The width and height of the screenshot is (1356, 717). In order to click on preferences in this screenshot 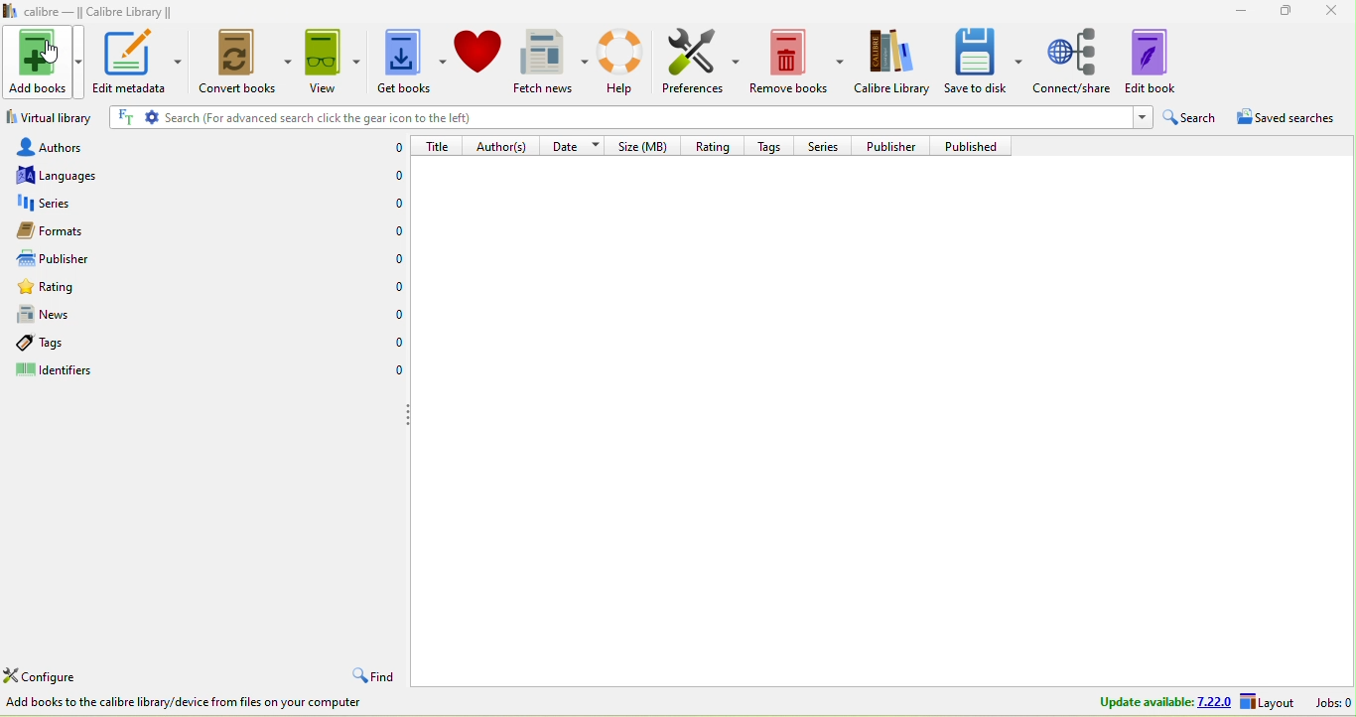, I will do `click(703, 64)`.